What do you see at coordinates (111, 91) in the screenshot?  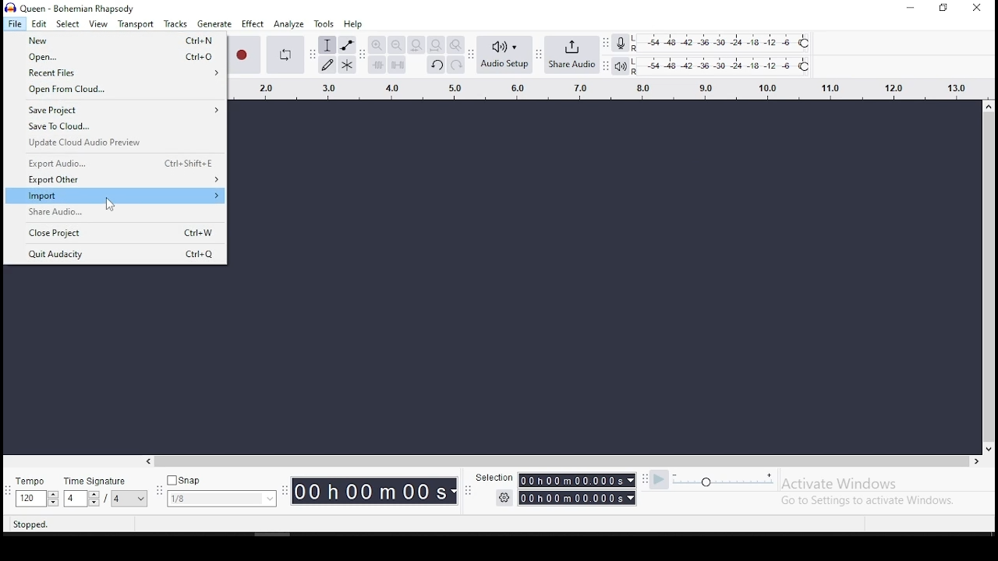 I see `open from cloud` at bounding box center [111, 91].